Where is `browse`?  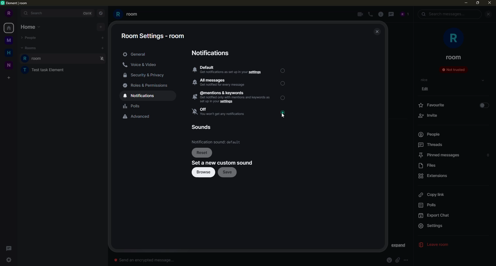 browse is located at coordinates (204, 173).